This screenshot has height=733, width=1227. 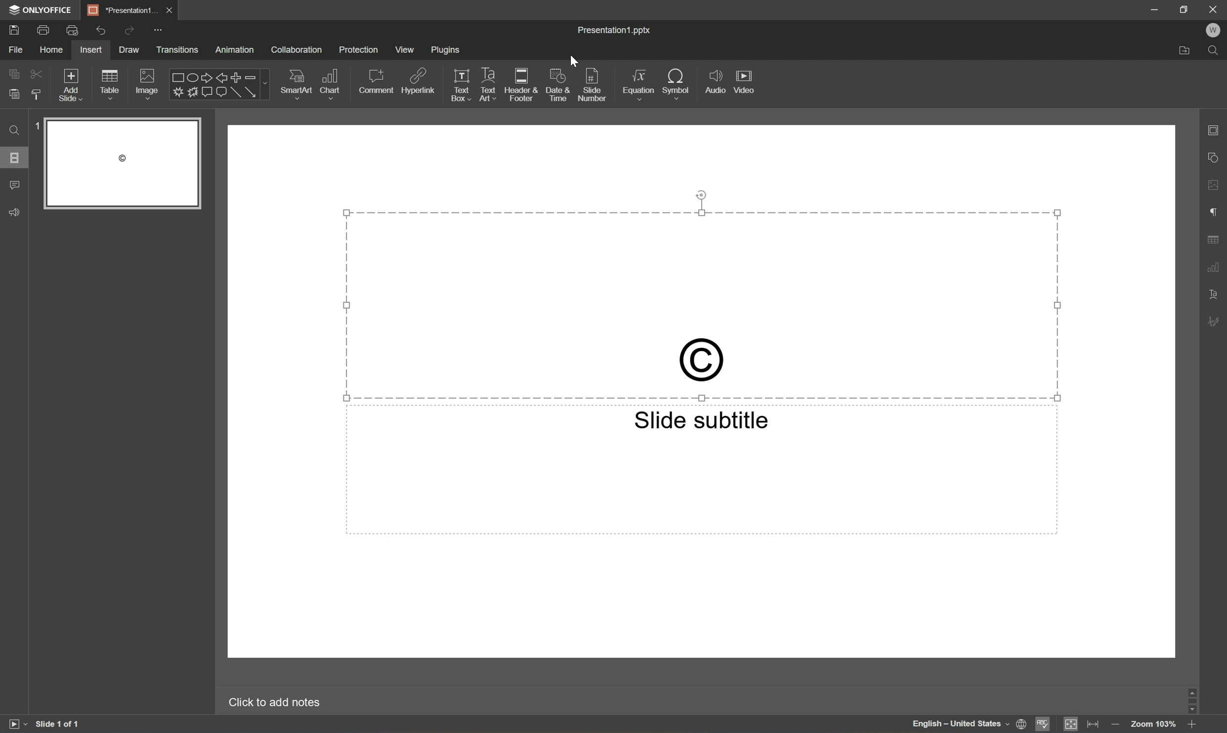 What do you see at coordinates (575, 61) in the screenshot?
I see `Cursor` at bounding box center [575, 61].